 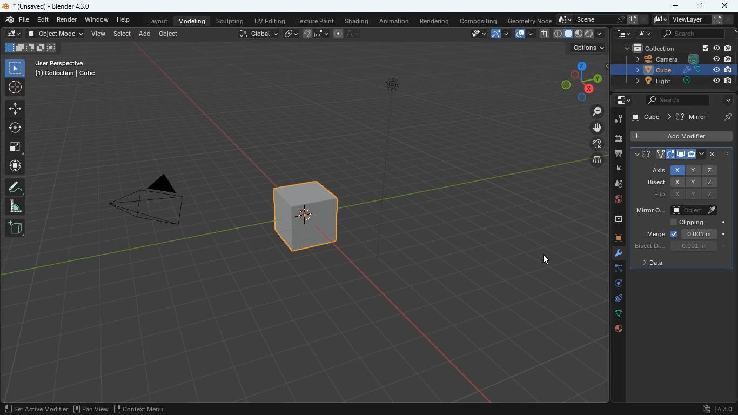 I want to click on edit, so click(x=44, y=20).